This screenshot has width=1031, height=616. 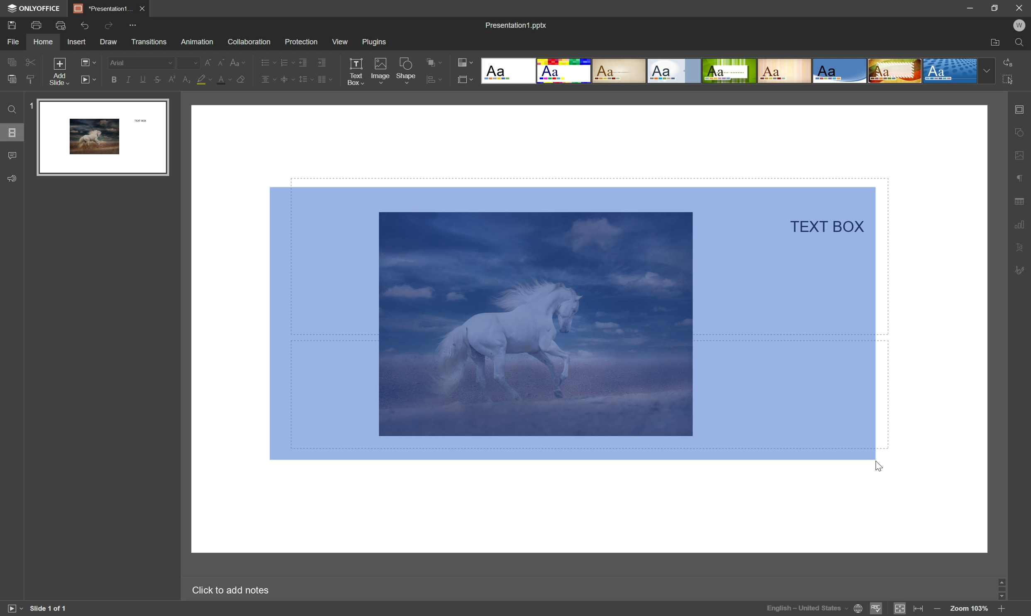 I want to click on Blank, so click(x=507, y=71).